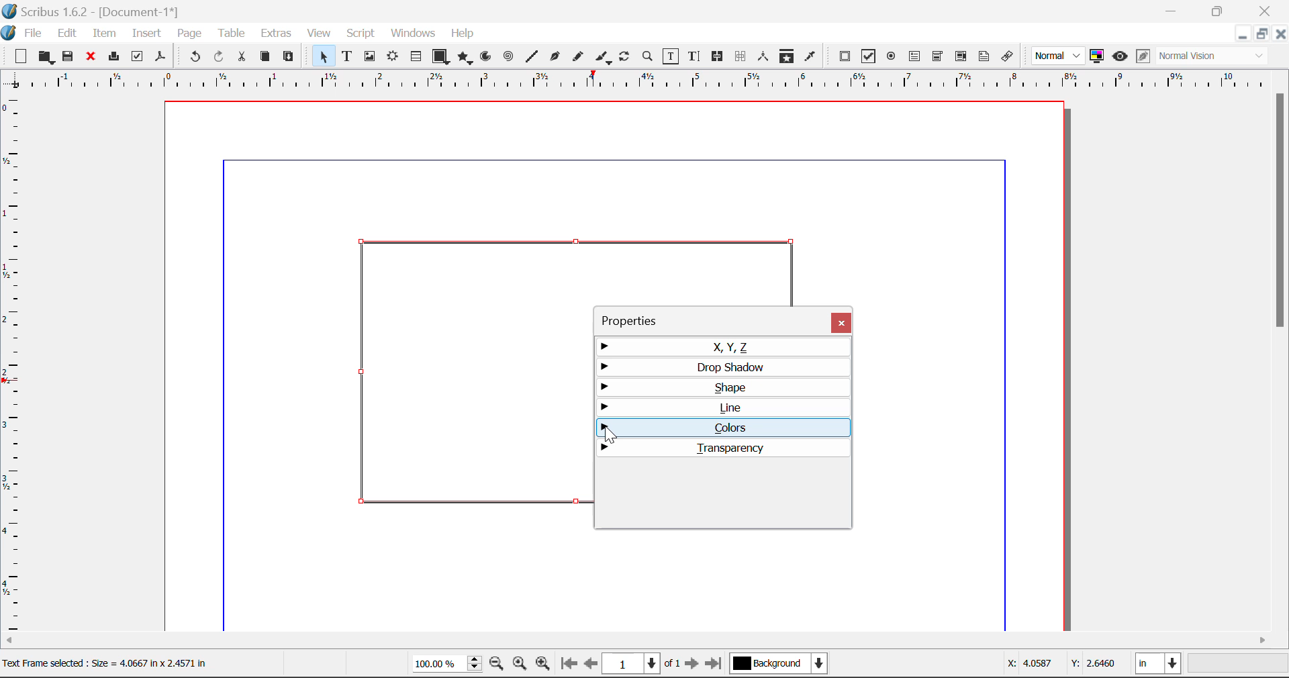  What do you see at coordinates (46, 57) in the screenshot?
I see `Open` at bounding box center [46, 57].